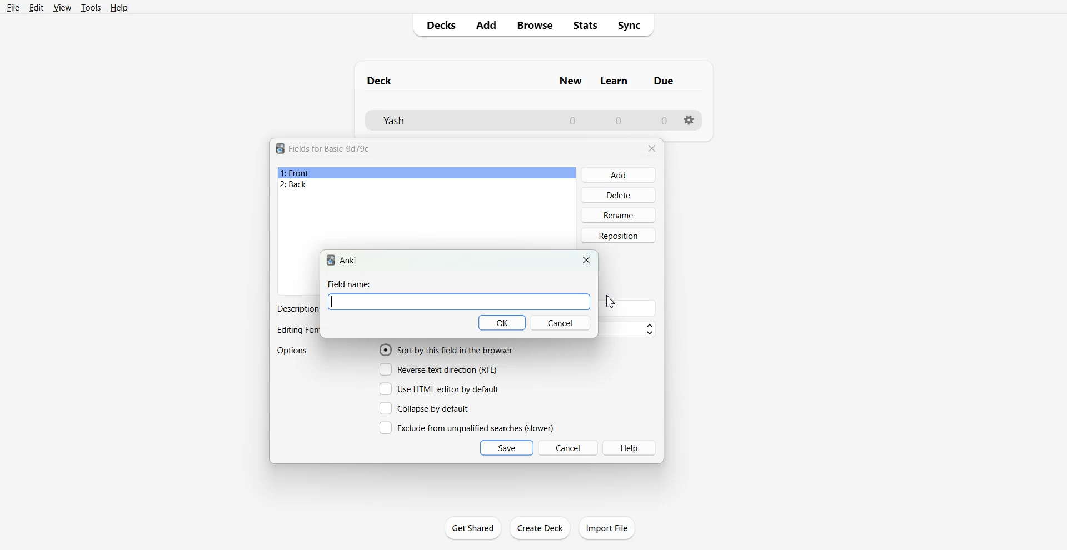 This screenshot has width=1067, height=550. Describe the element at coordinates (466, 427) in the screenshot. I see `Exclude from unqualified searches (slower)` at that location.